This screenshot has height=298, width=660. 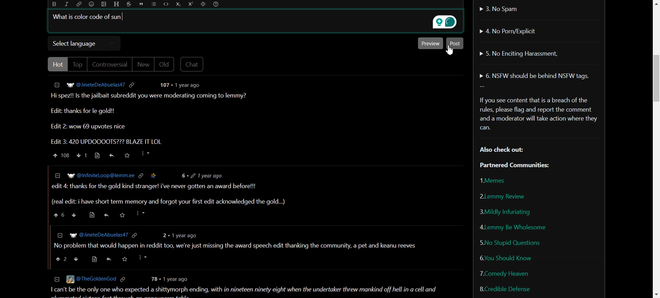 I want to click on Quote, so click(x=141, y=4).